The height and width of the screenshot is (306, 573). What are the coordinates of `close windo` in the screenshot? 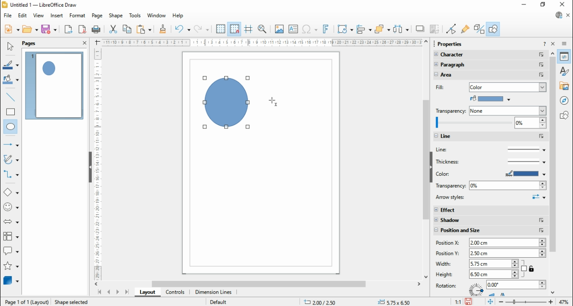 It's located at (564, 5).